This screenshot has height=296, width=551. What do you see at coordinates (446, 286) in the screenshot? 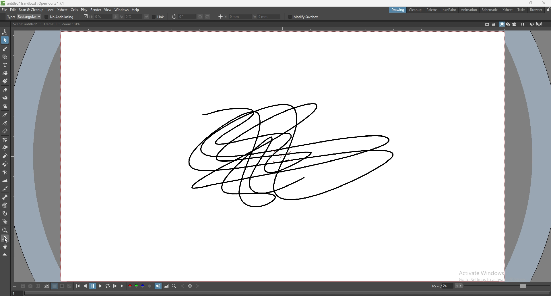
I see `fps` at bounding box center [446, 286].